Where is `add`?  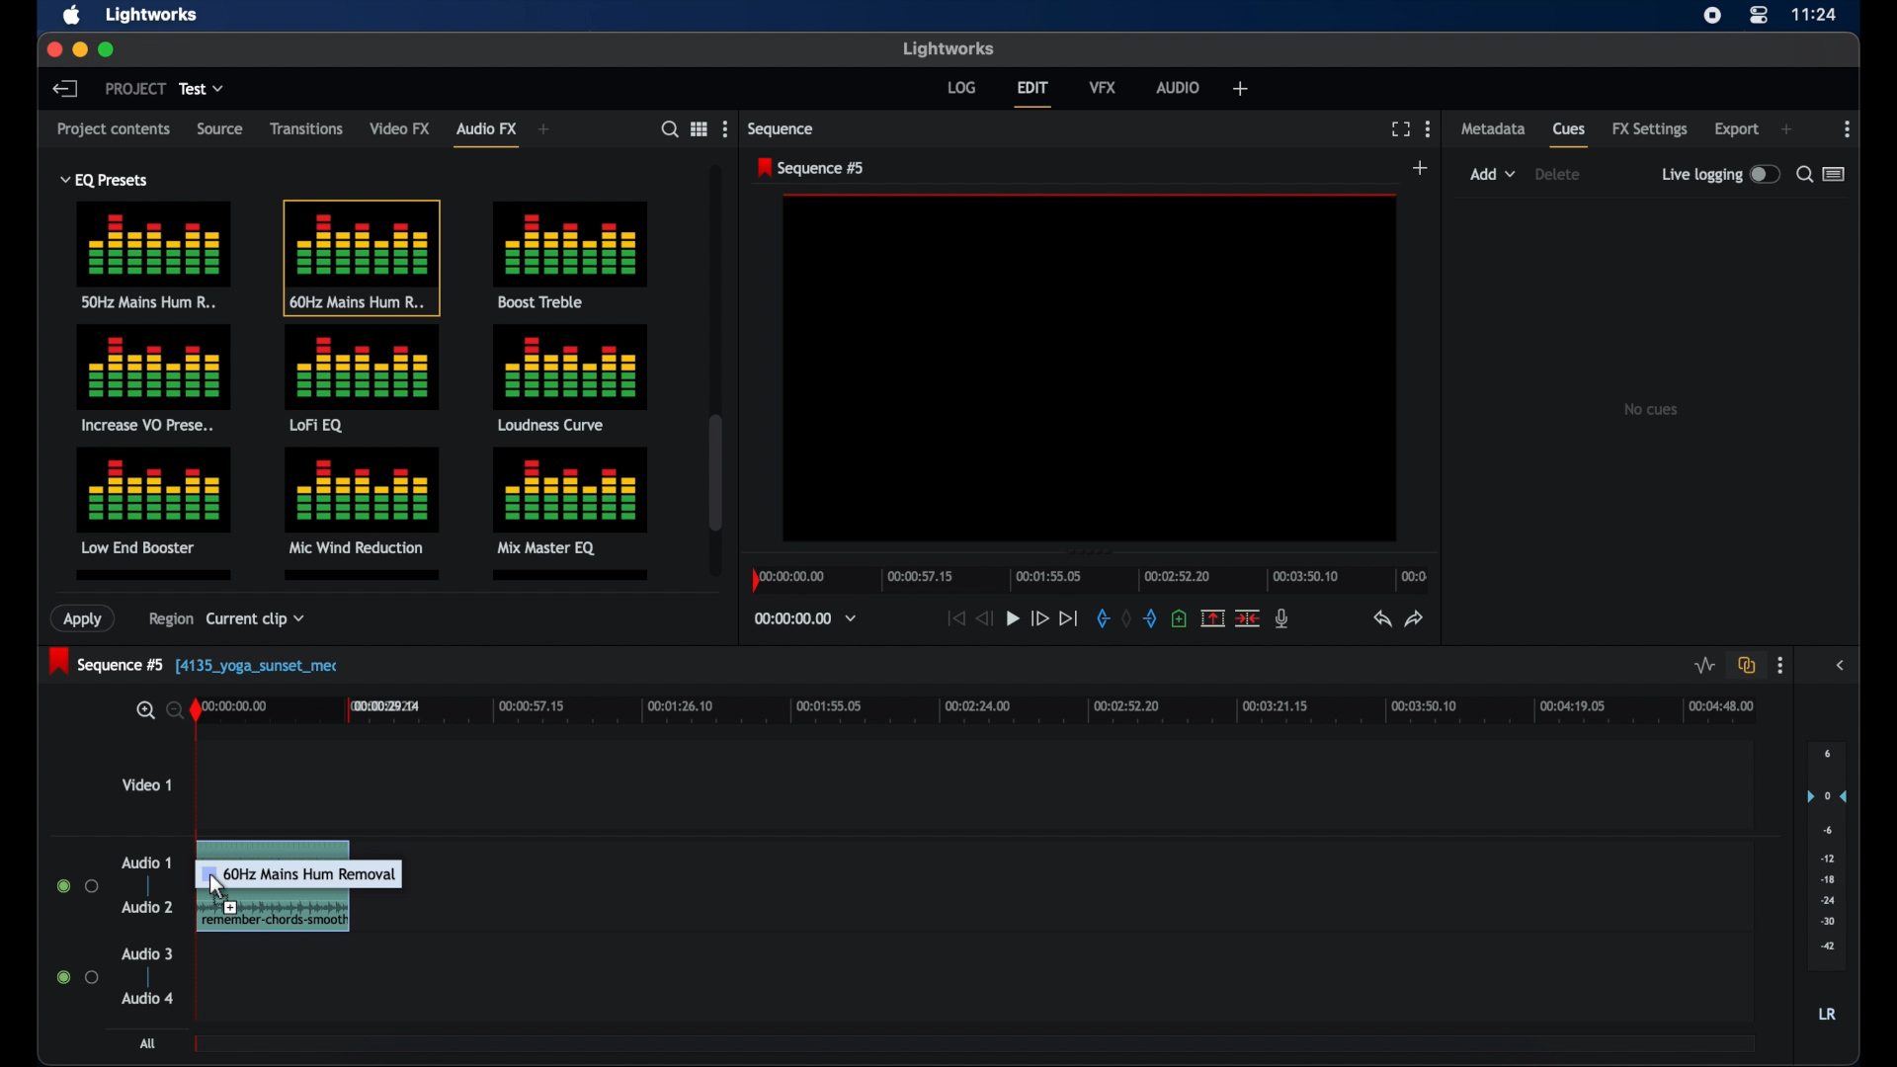 add is located at coordinates (544, 129).